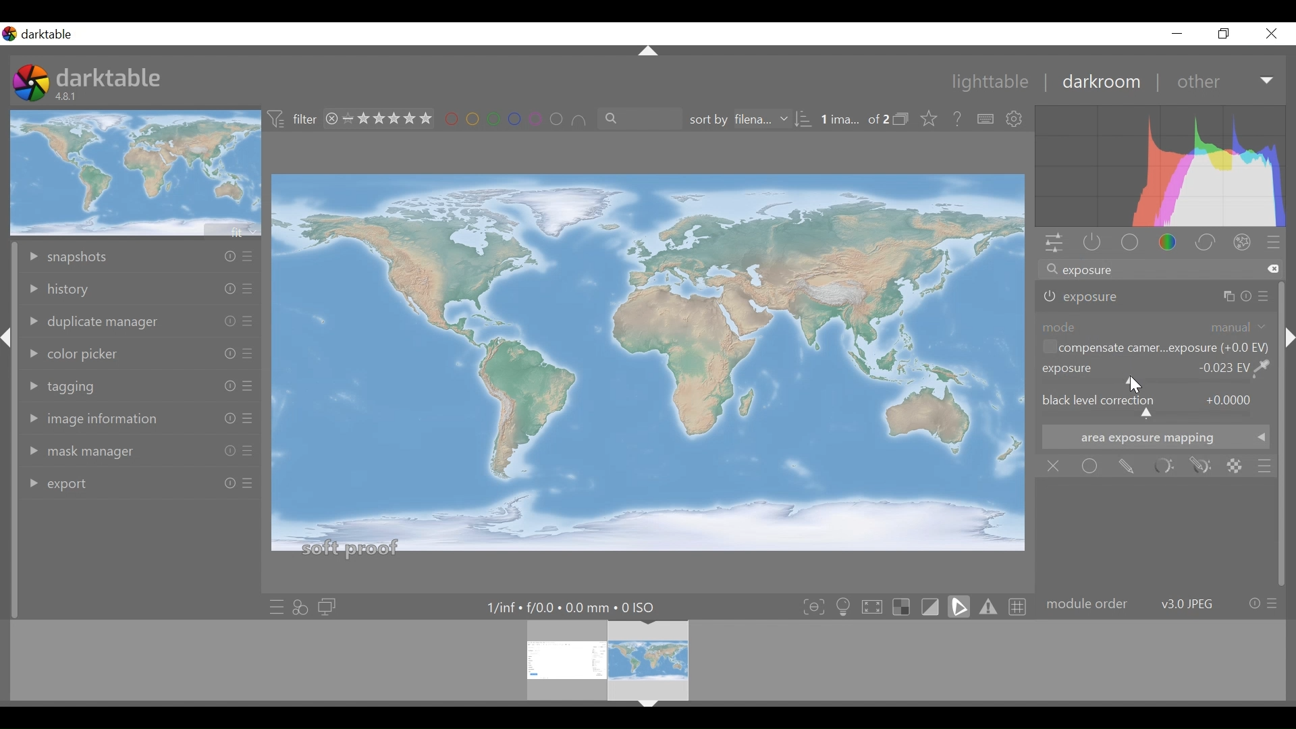 The height and width of the screenshot is (729, 1296). What do you see at coordinates (845, 605) in the screenshot?
I see `toggle ISO 12646 color assessments conditions` at bounding box center [845, 605].